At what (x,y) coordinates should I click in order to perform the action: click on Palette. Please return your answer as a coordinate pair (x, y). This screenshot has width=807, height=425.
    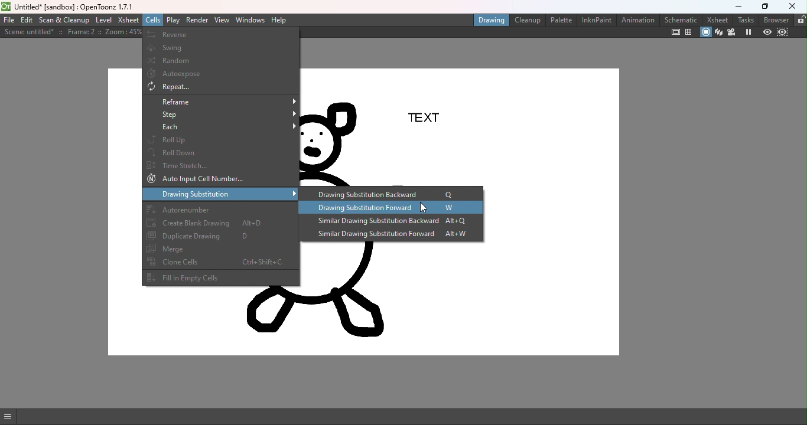
    Looking at the image, I should click on (561, 21).